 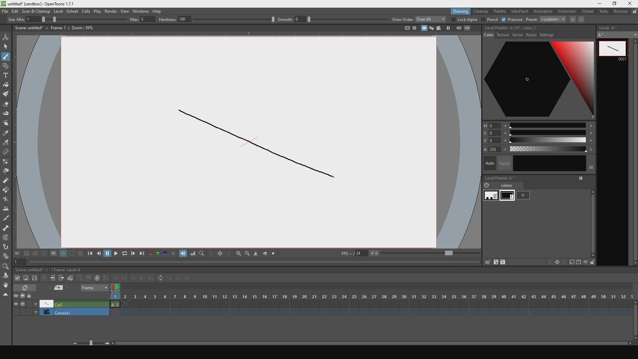 I want to click on color palette, so click(x=537, y=81).